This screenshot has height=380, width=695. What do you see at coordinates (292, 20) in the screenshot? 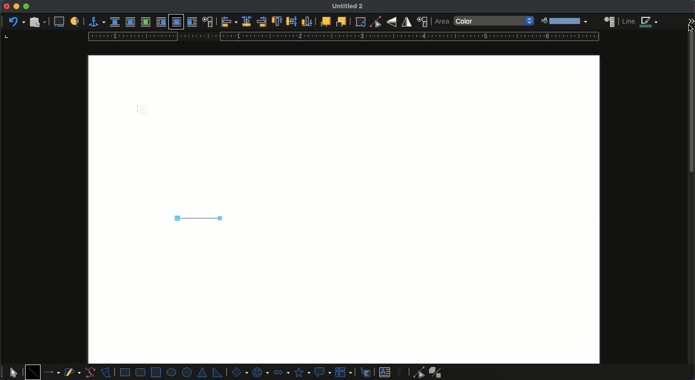
I see `center` at bounding box center [292, 20].